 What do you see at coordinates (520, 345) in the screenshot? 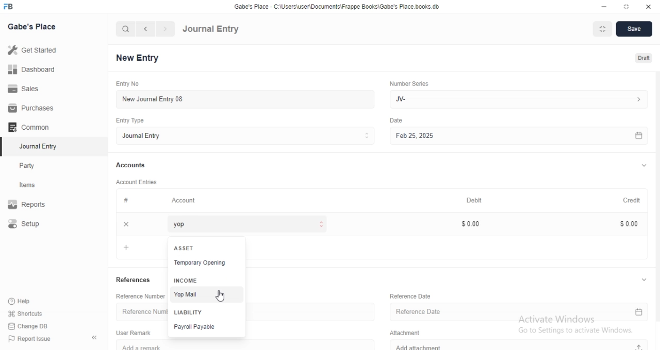
I see `Add attachment` at bounding box center [520, 345].